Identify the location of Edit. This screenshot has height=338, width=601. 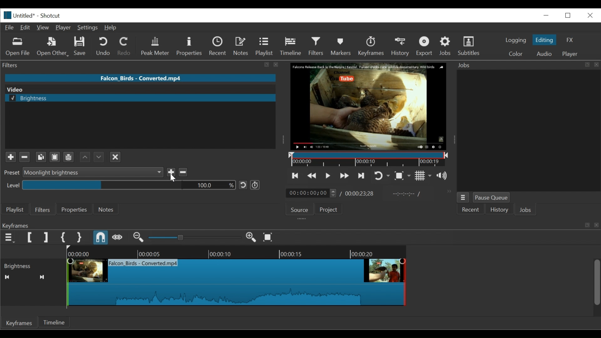
(25, 28).